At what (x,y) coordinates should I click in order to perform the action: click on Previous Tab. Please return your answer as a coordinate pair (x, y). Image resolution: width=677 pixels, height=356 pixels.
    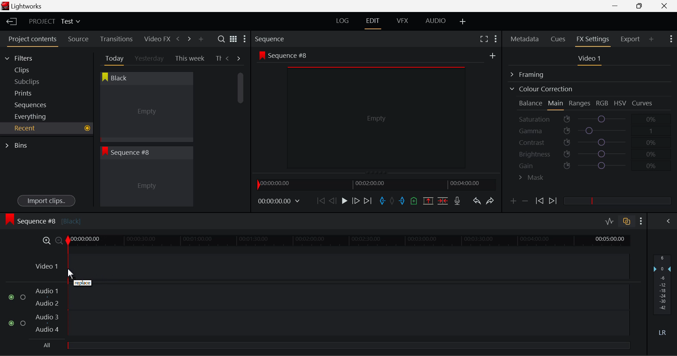
    Looking at the image, I should click on (228, 58).